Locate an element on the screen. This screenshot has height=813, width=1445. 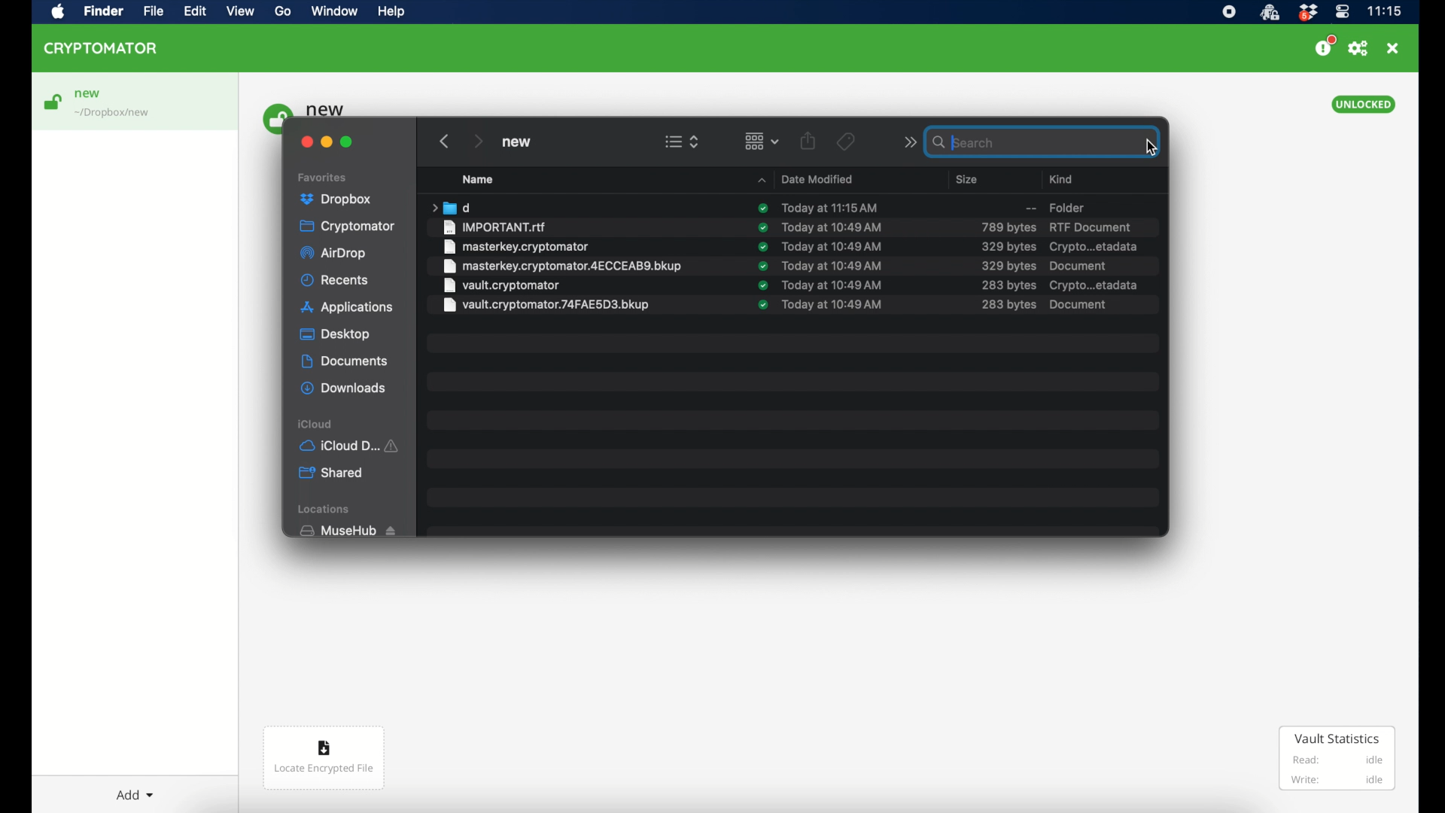
file is located at coordinates (494, 227).